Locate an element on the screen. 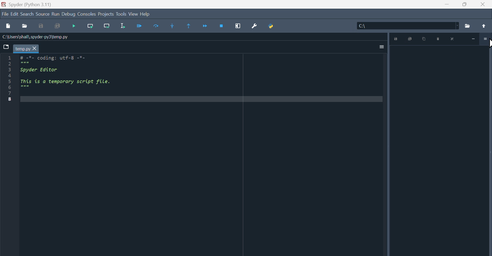 The image size is (492, 256). Spyder Desktop icon is located at coordinates (4, 4).